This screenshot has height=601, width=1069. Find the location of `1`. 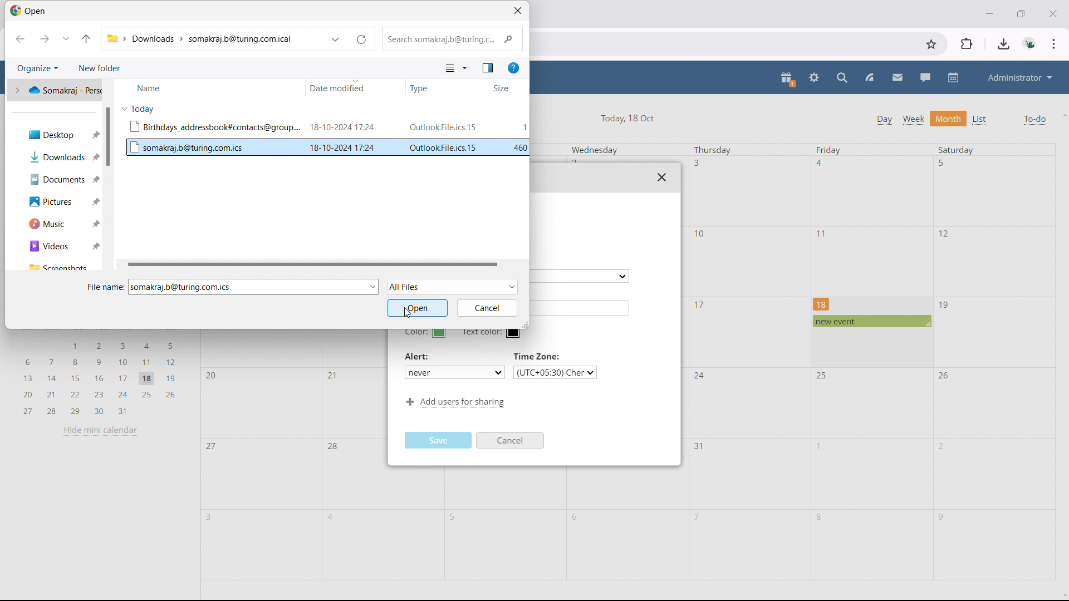

1 is located at coordinates (821, 446).